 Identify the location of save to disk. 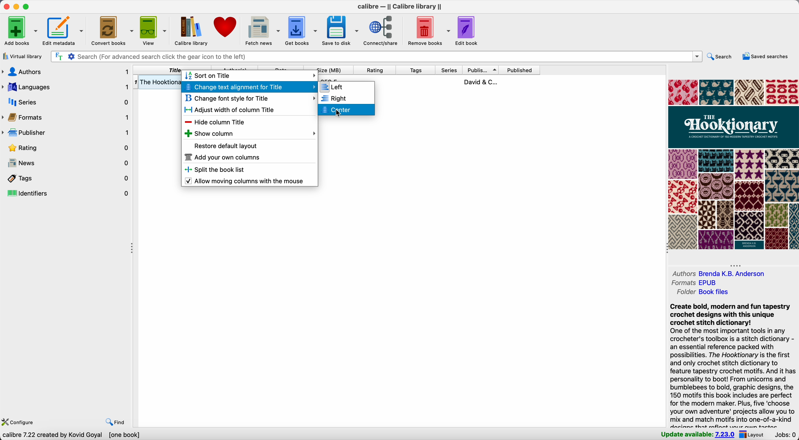
(341, 31).